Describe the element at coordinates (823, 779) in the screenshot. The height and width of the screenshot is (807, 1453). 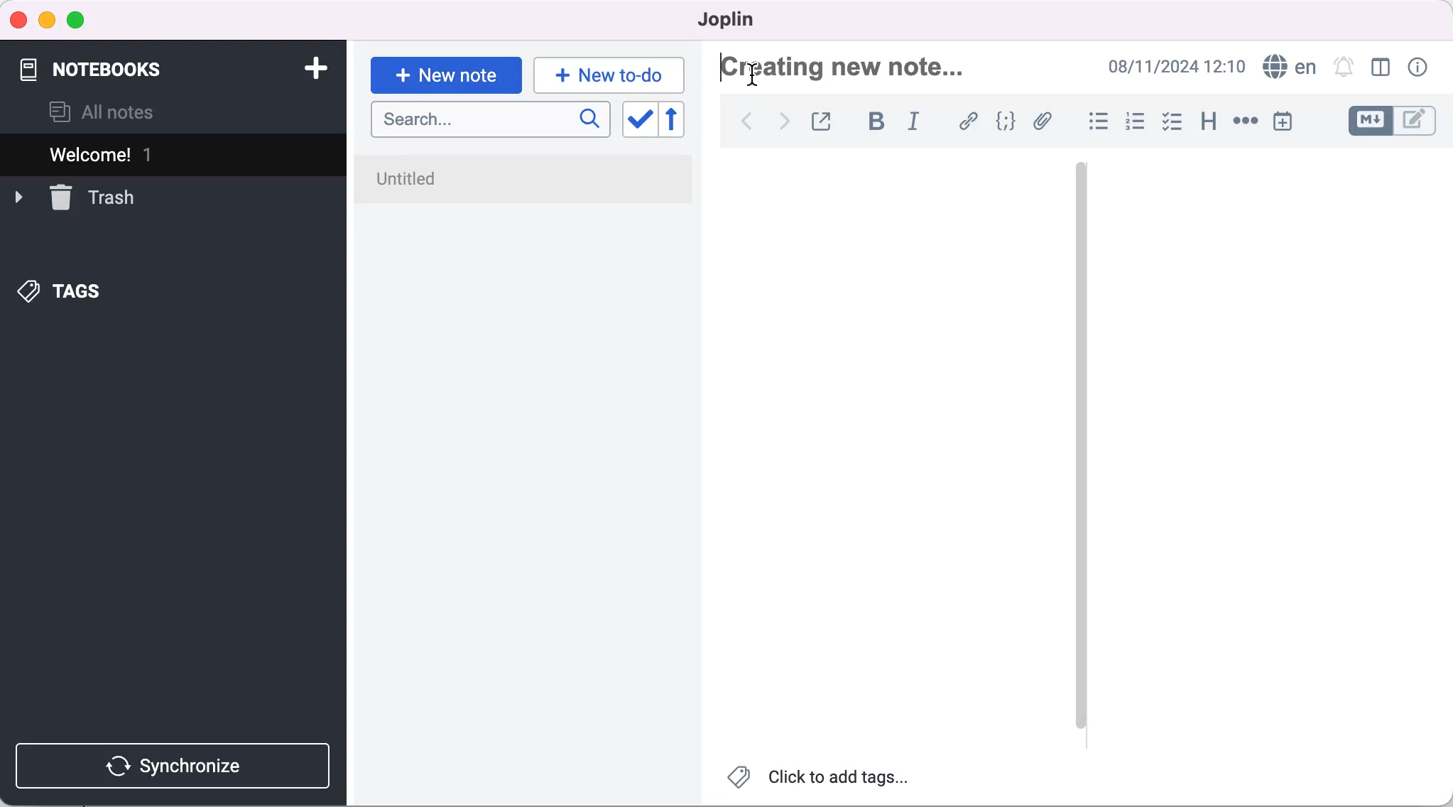
I see `click to add tags` at that location.